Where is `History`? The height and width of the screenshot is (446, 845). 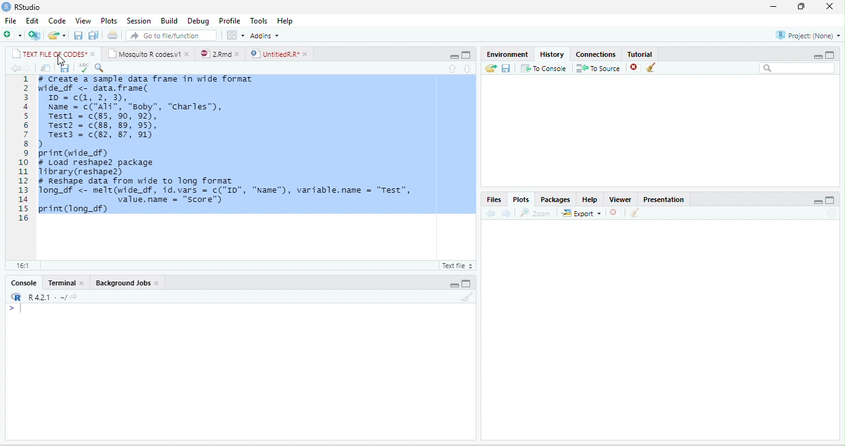
History is located at coordinates (552, 54).